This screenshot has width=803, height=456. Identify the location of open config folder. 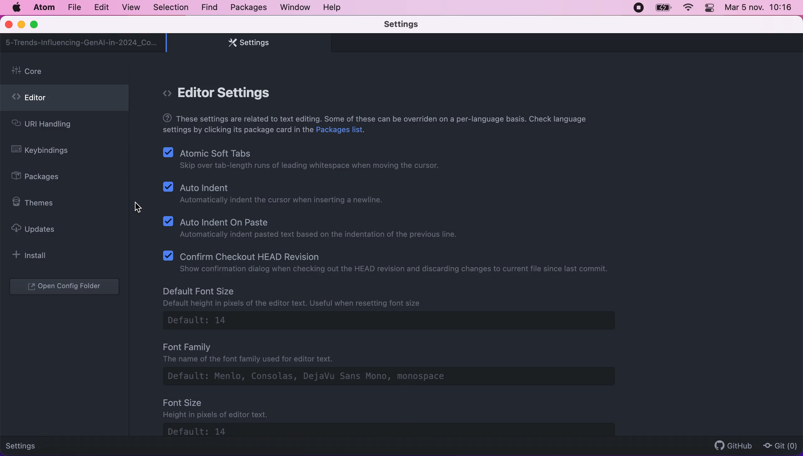
(66, 287).